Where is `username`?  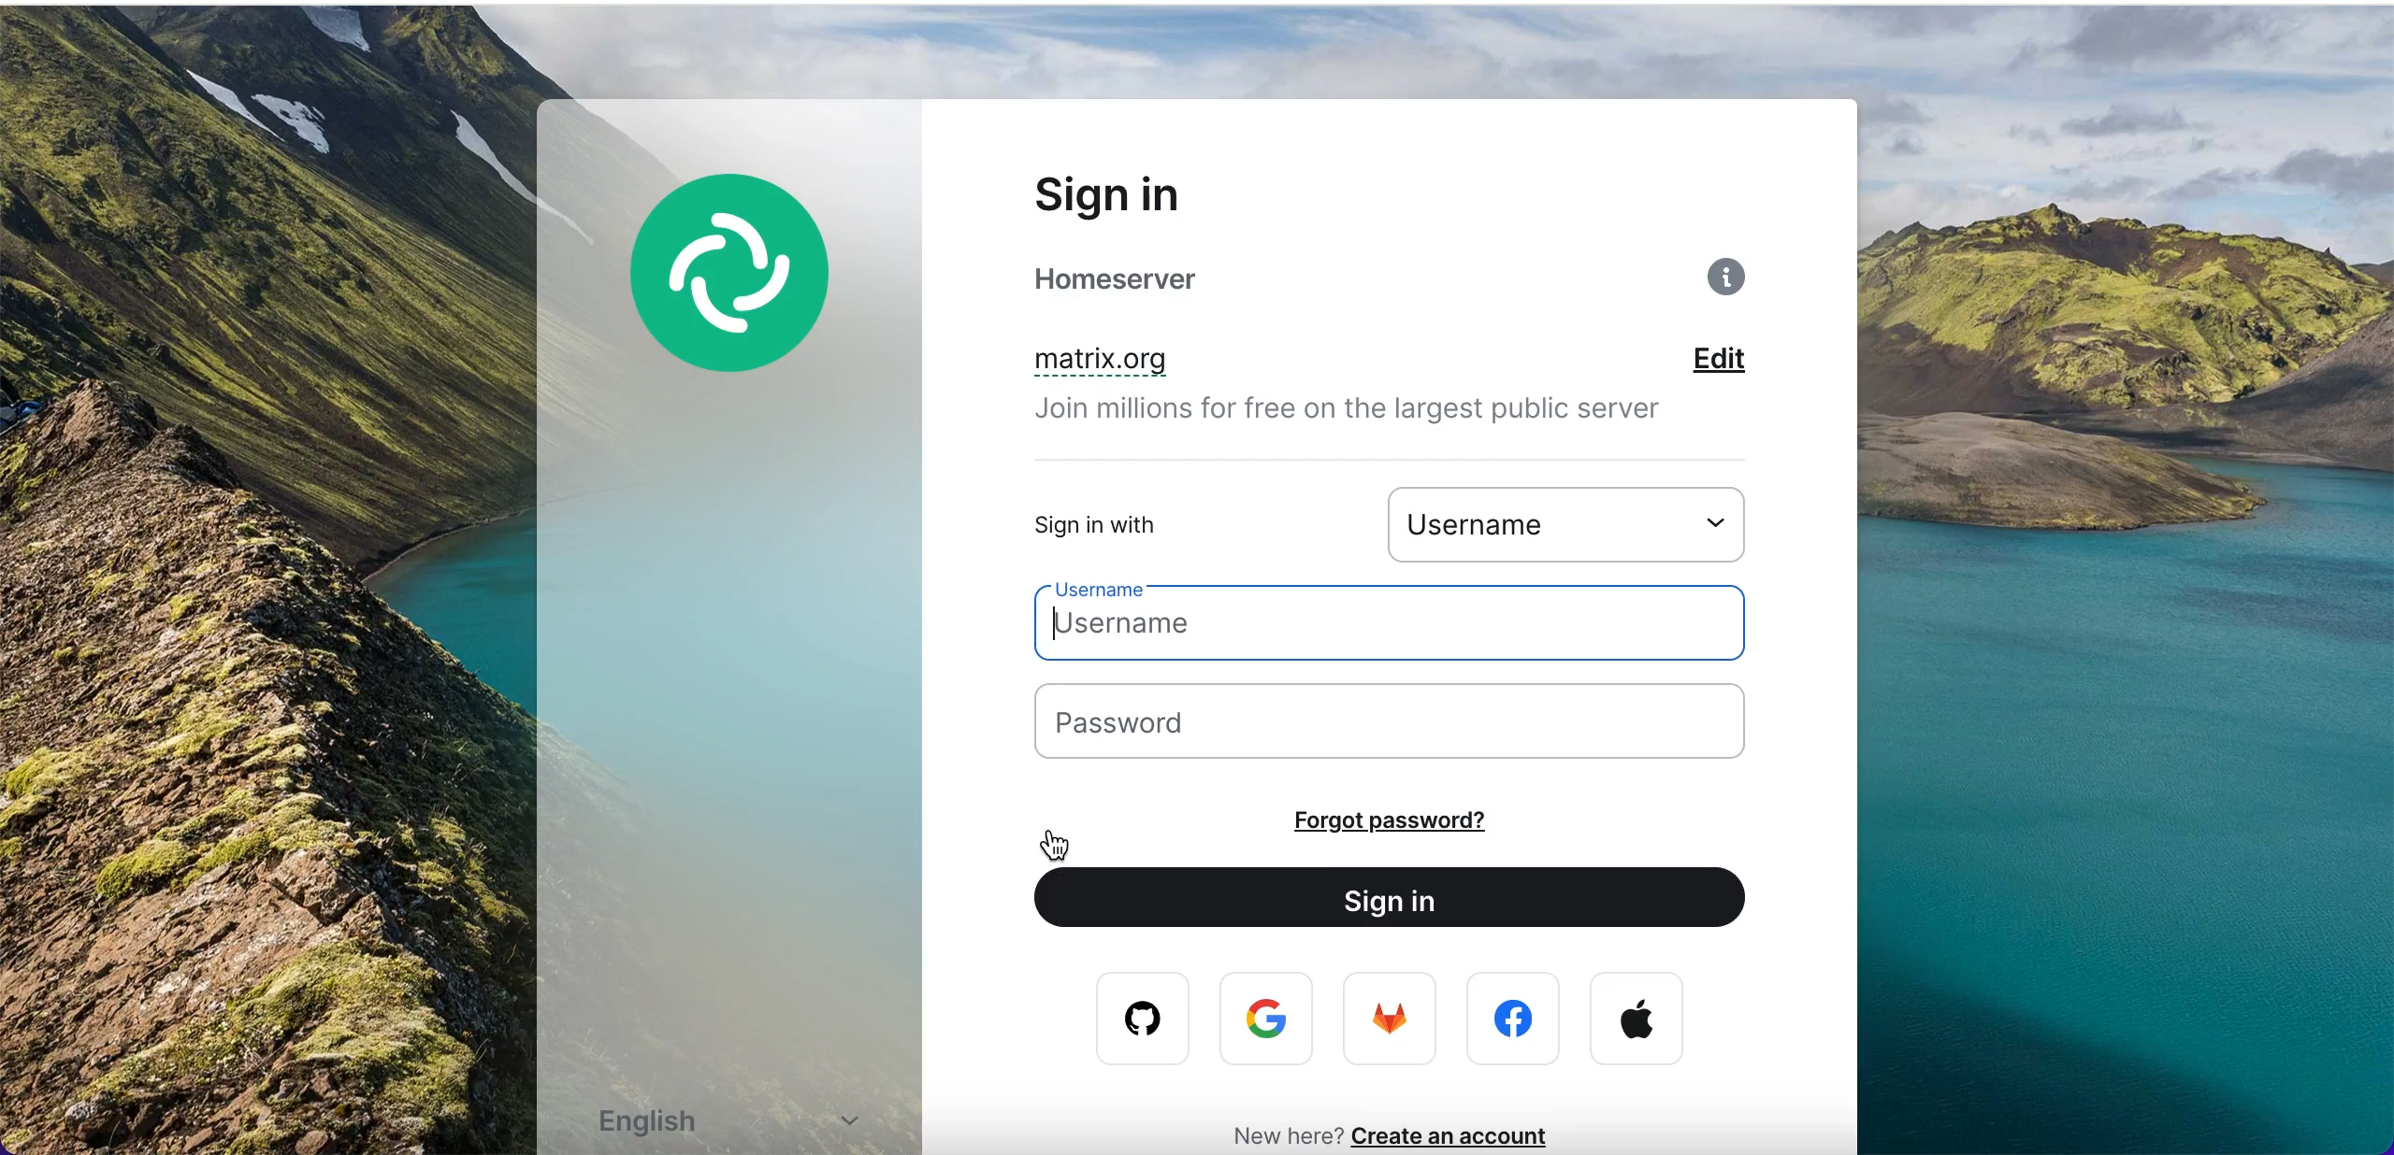 username is located at coordinates (1579, 522).